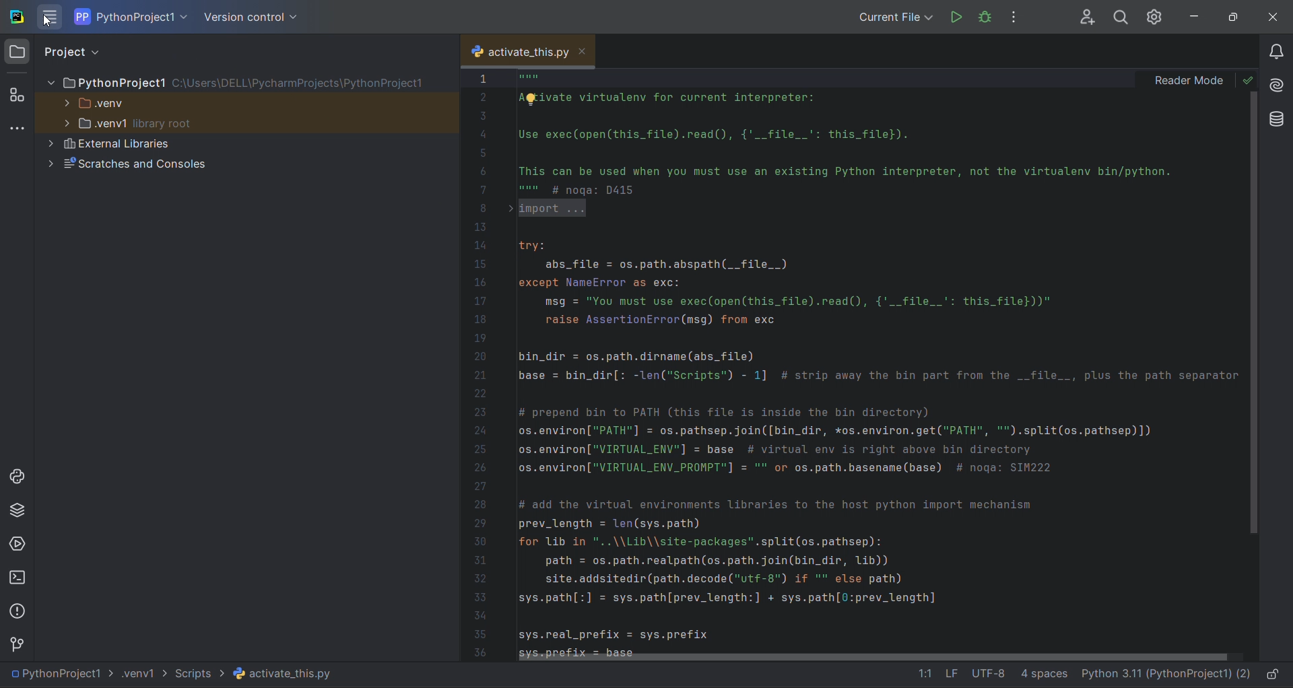  I want to click on lock, so click(1275, 675).